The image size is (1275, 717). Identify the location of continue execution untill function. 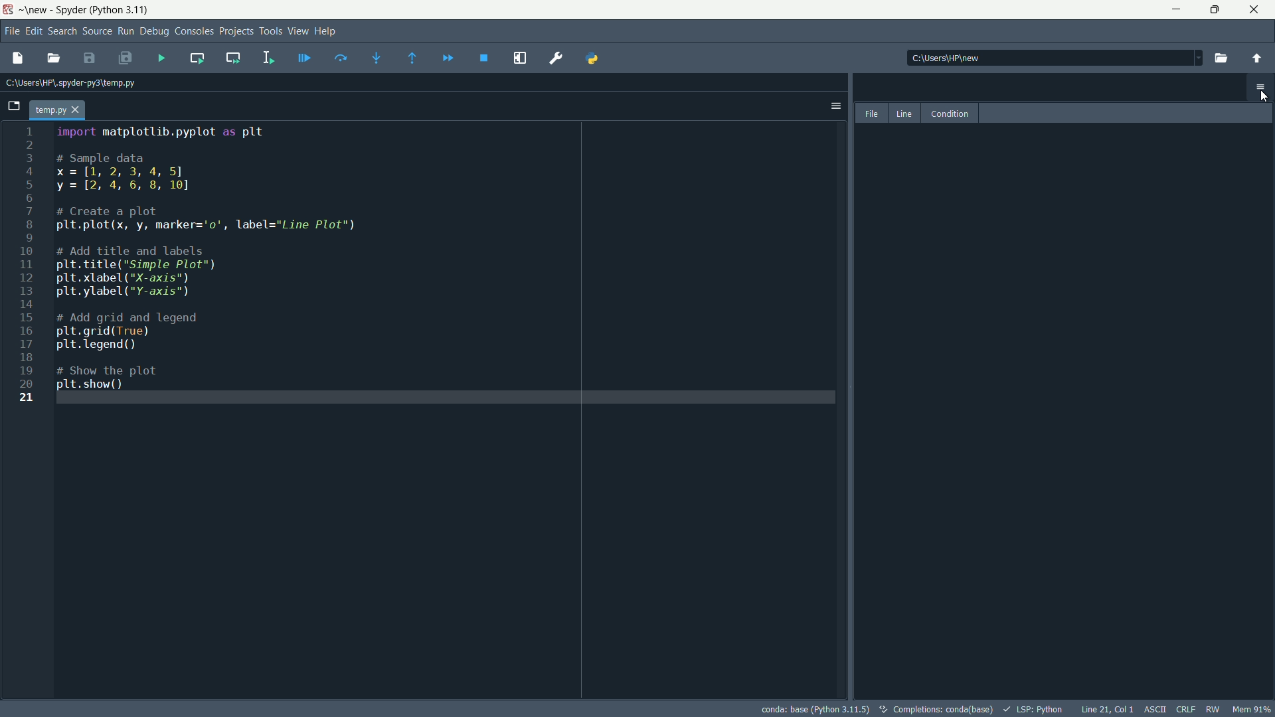
(410, 58).